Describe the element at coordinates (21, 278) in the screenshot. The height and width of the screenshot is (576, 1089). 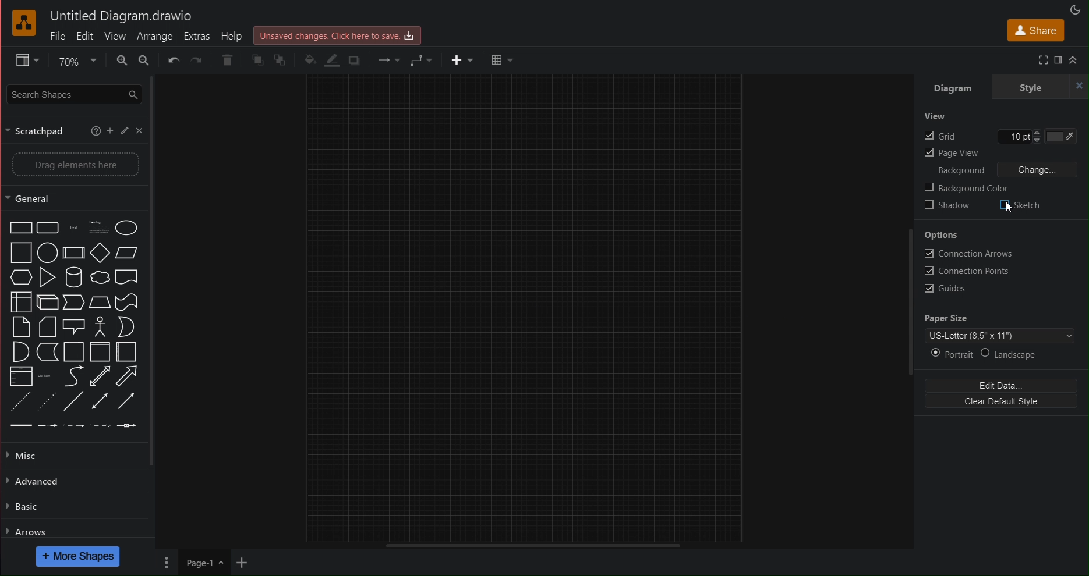
I see `hexagon` at that location.